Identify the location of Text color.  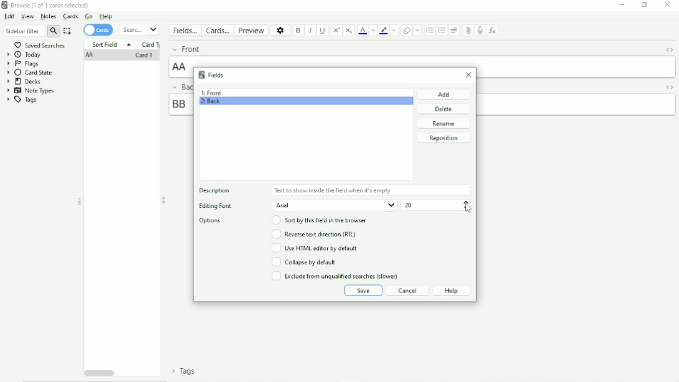
(363, 30).